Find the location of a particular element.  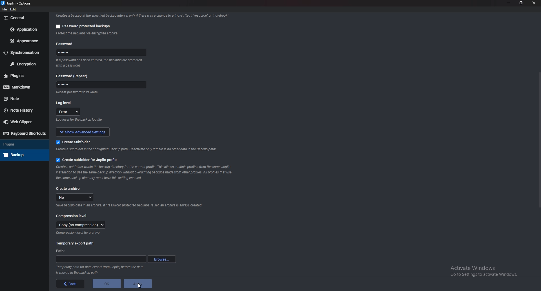

info is located at coordinates (101, 120).